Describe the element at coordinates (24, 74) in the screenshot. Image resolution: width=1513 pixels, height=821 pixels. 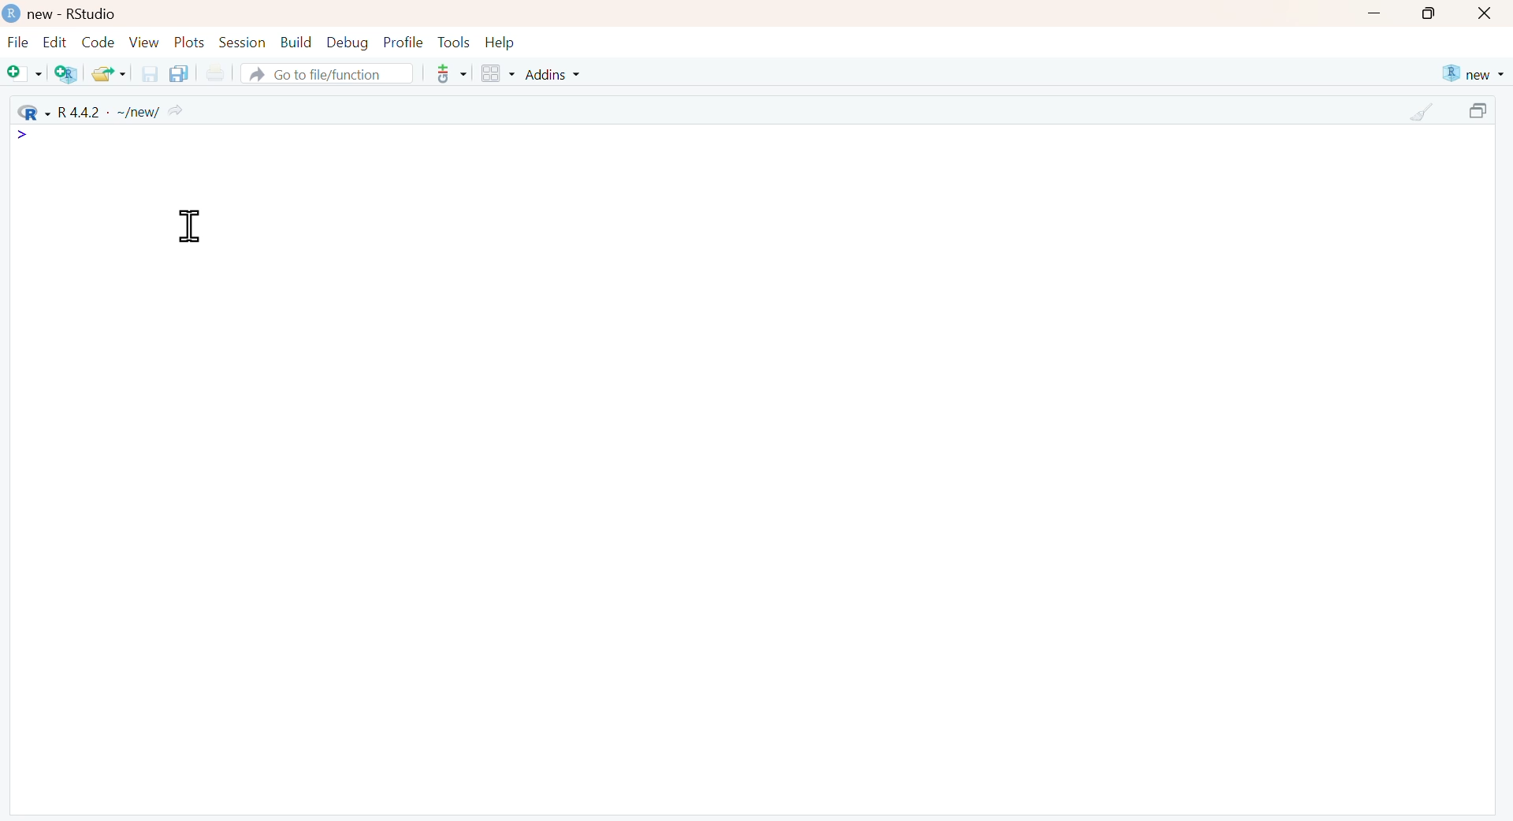
I see `New file` at that location.